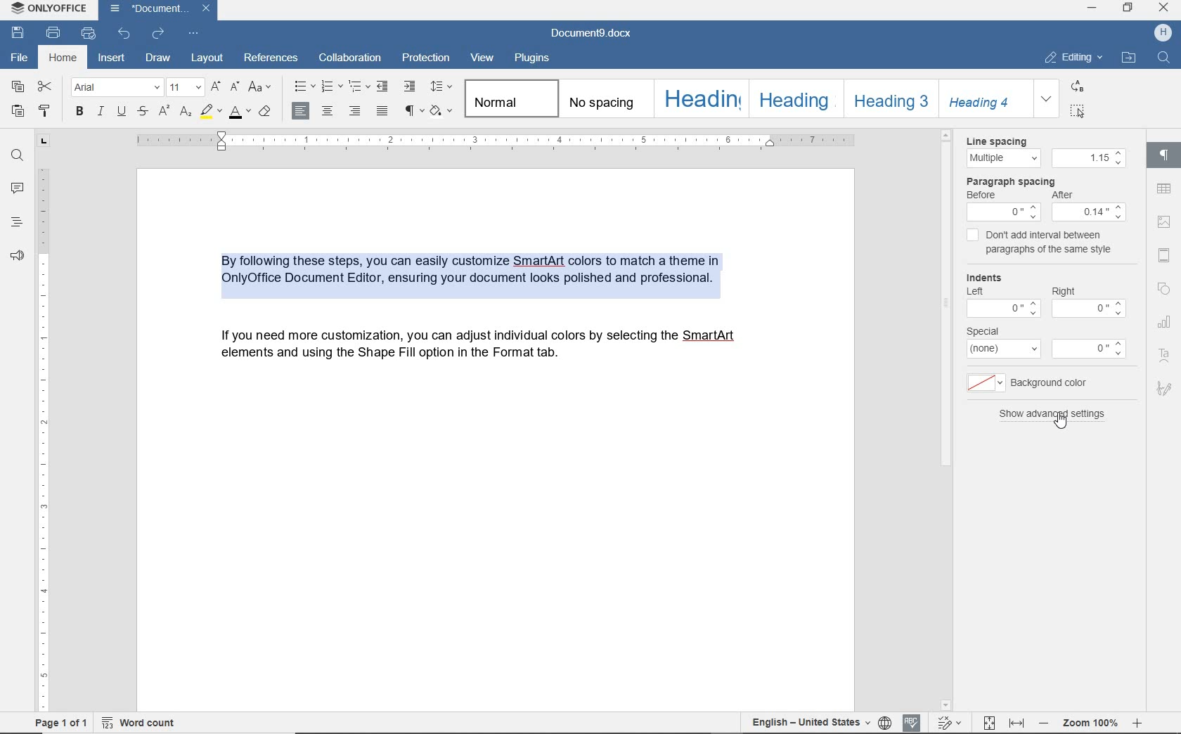  Describe the element at coordinates (351, 58) in the screenshot. I see `collaboration` at that location.